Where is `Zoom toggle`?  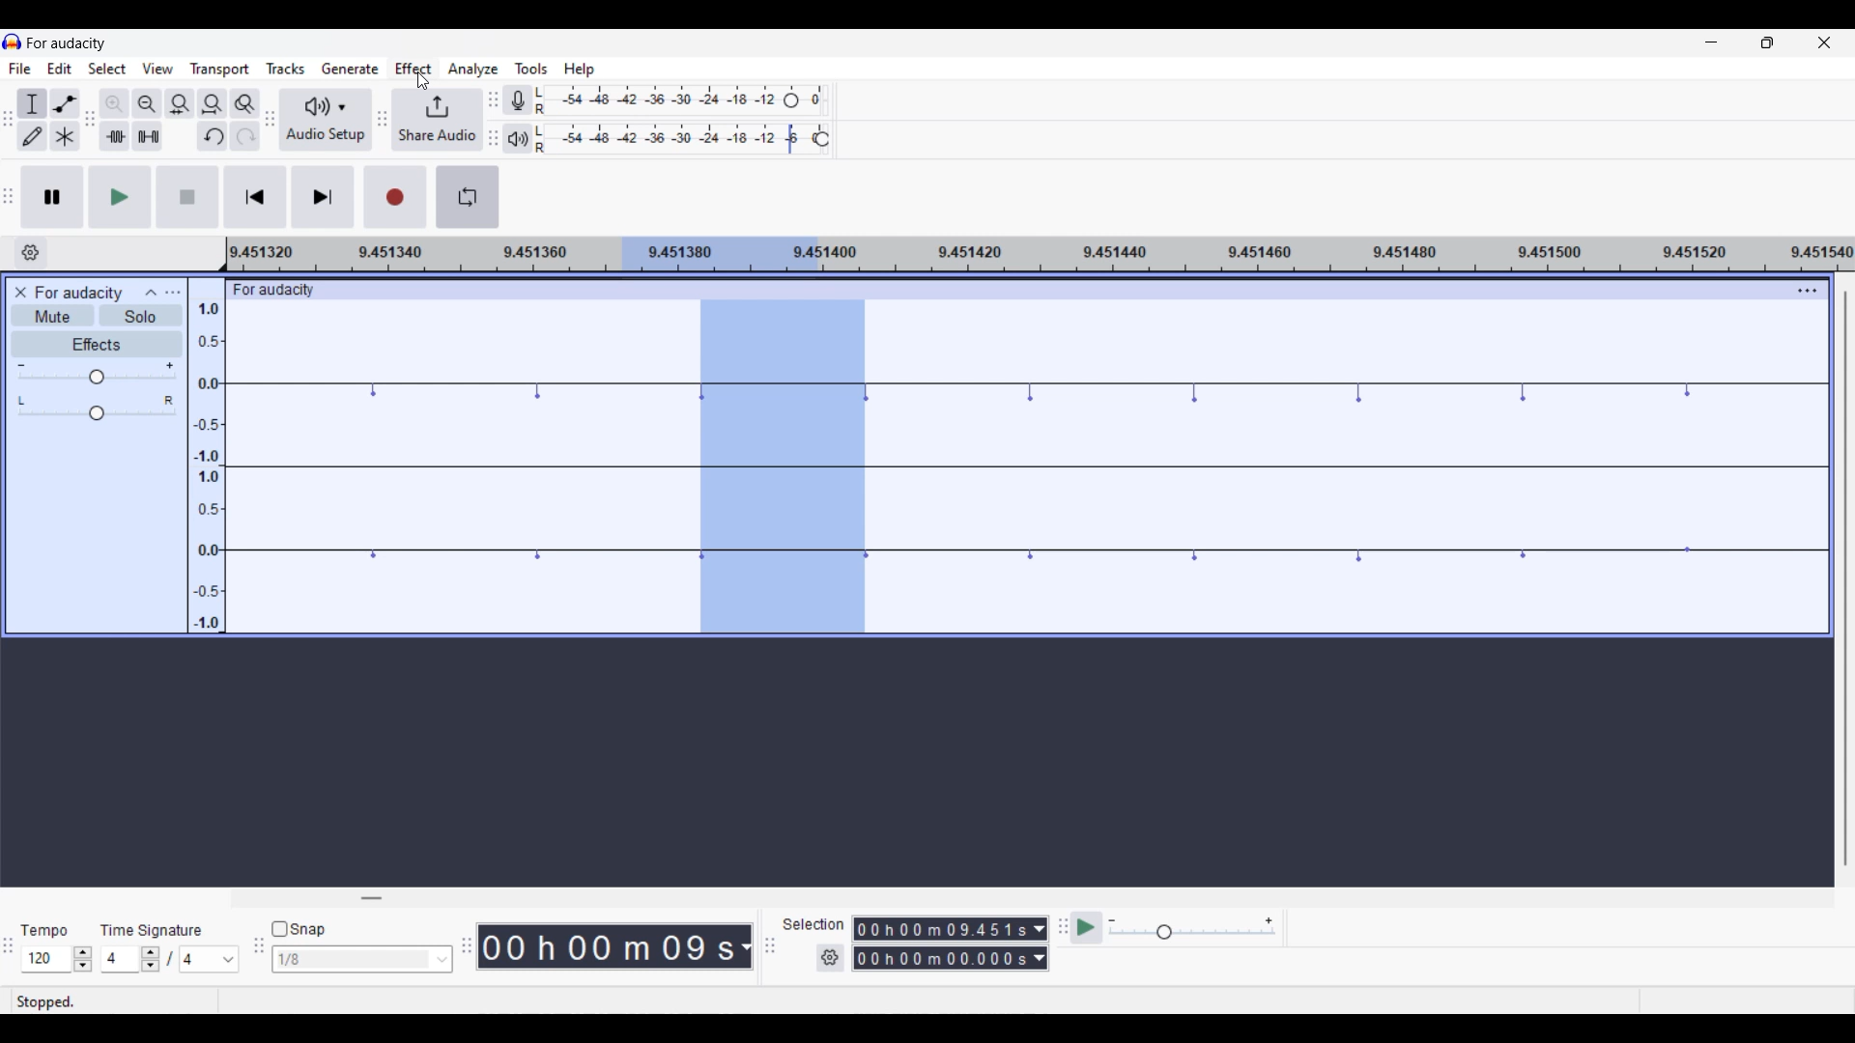 Zoom toggle is located at coordinates (245, 103).